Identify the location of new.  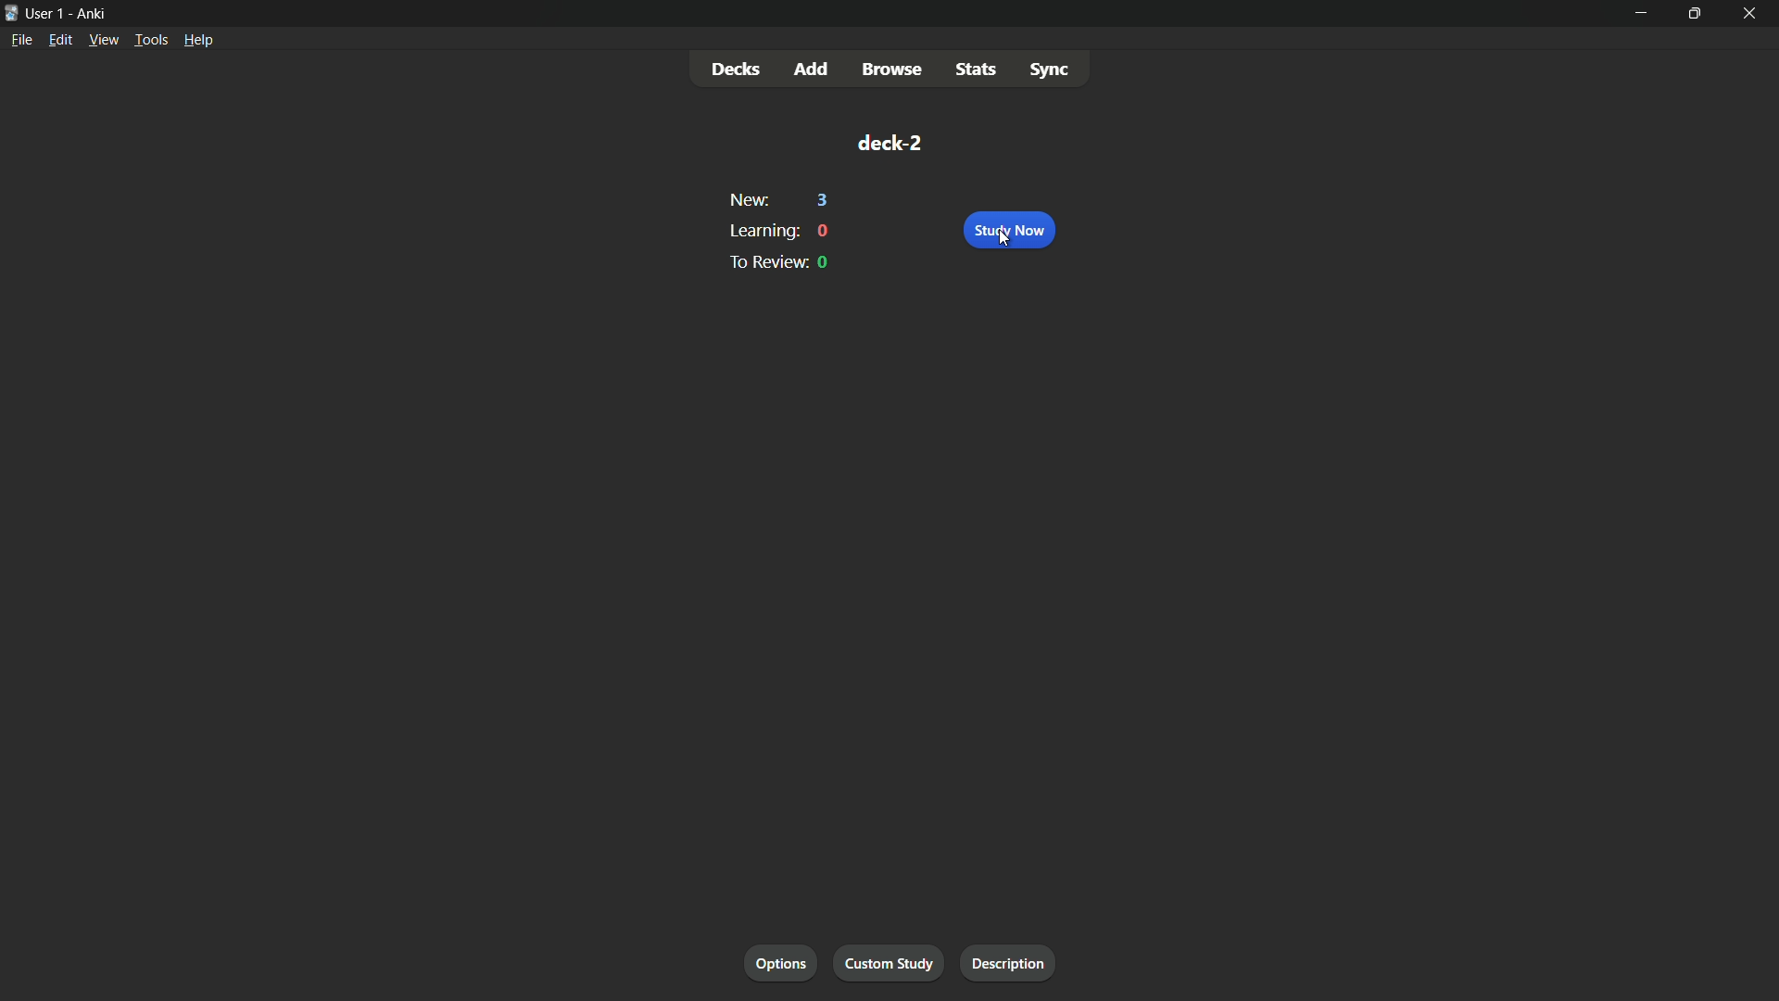
(750, 200).